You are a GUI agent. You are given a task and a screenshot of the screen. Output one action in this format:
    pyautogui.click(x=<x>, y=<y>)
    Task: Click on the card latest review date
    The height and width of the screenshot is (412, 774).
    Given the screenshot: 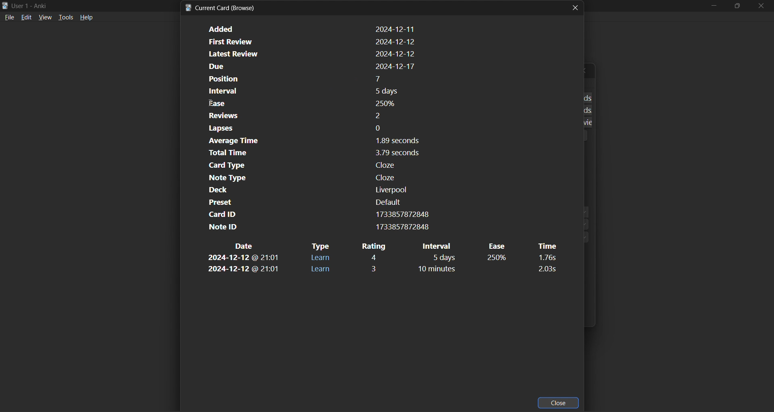 What is the action you would take?
    pyautogui.click(x=309, y=54)
    